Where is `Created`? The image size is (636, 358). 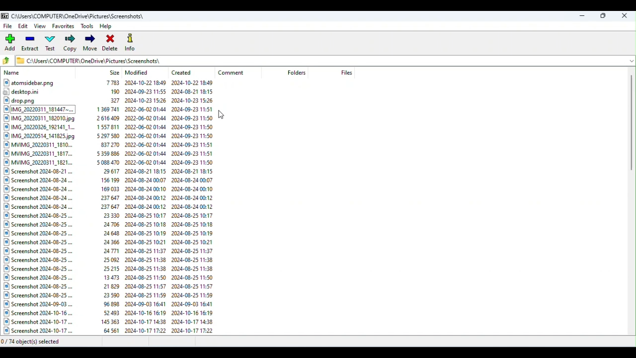 Created is located at coordinates (185, 71).